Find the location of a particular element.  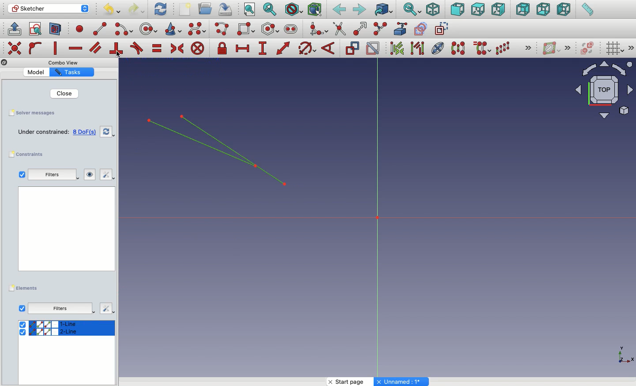

Value is located at coordinates (36, 72).